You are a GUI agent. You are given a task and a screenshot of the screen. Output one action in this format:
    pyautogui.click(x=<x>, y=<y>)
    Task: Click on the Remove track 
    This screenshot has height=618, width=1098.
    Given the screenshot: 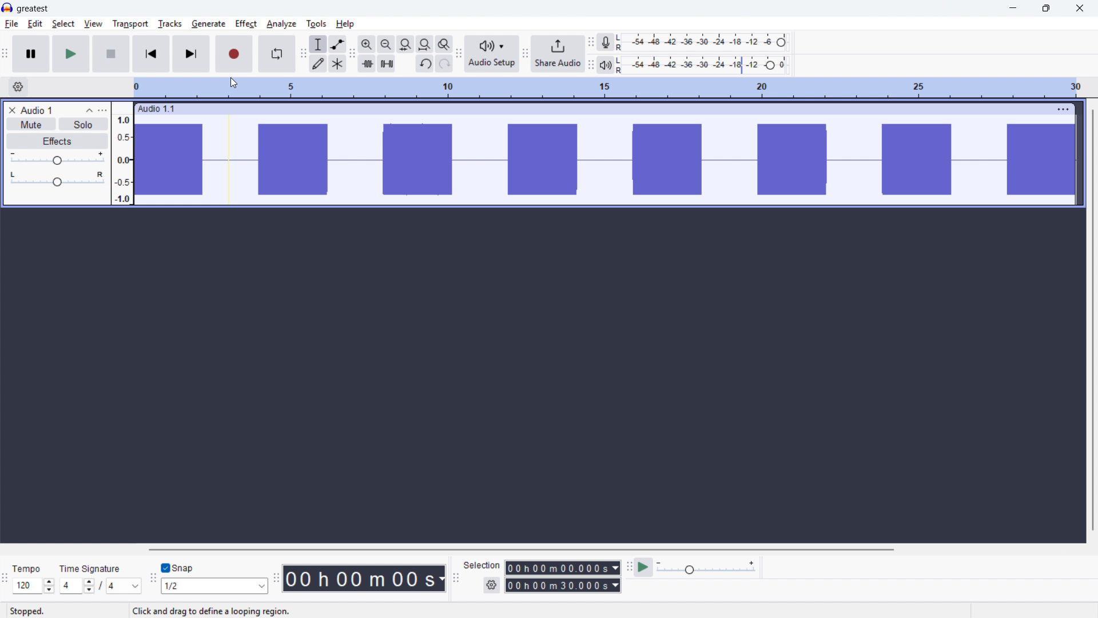 What is the action you would take?
    pyautogui.click(x=12, y=110)
    